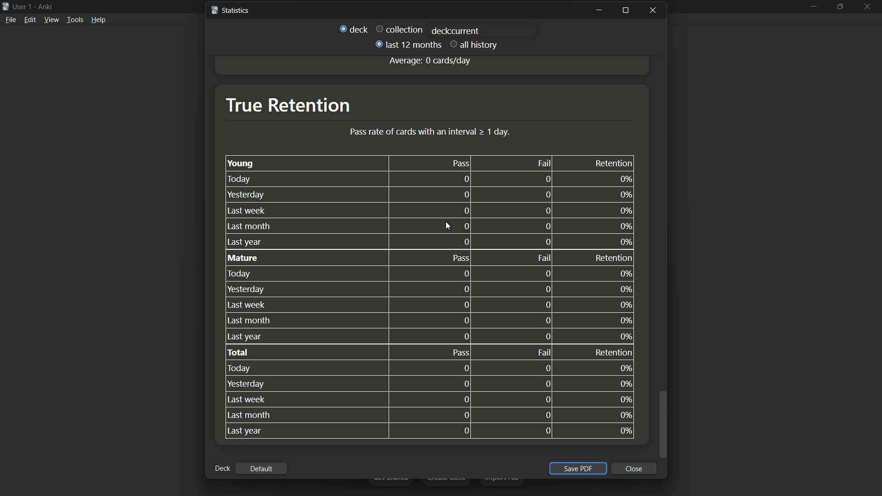 Image resolution: width=882 pixels, height=496 pixels. What do you see at coordinates (868, 7) in the screenshot?
I see `close app` at bounding box center [868, 7].